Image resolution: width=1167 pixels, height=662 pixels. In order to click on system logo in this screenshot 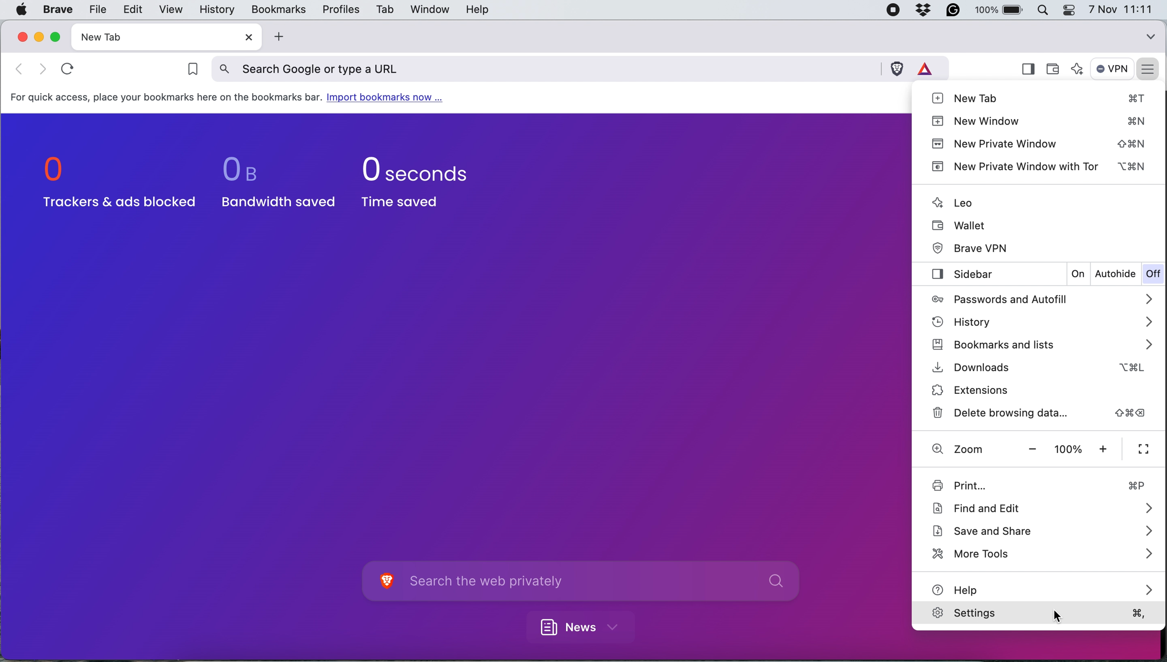, I will do `click(21, 9)`.